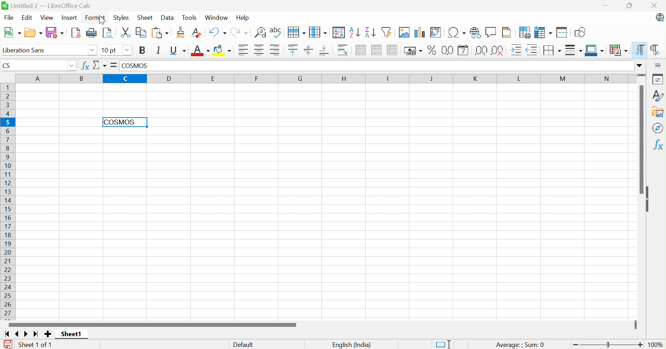 The width and height of the screenshot is (666, 349). What do you see at coordinates (343, 51) in the screenshot?
I see `Wrap Text` at bounding box center [343, 51].